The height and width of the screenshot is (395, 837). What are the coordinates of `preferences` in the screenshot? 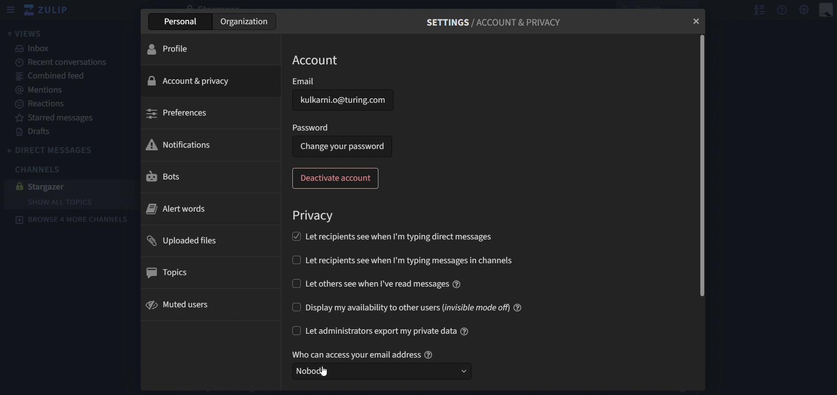 It's located at (179, 114).